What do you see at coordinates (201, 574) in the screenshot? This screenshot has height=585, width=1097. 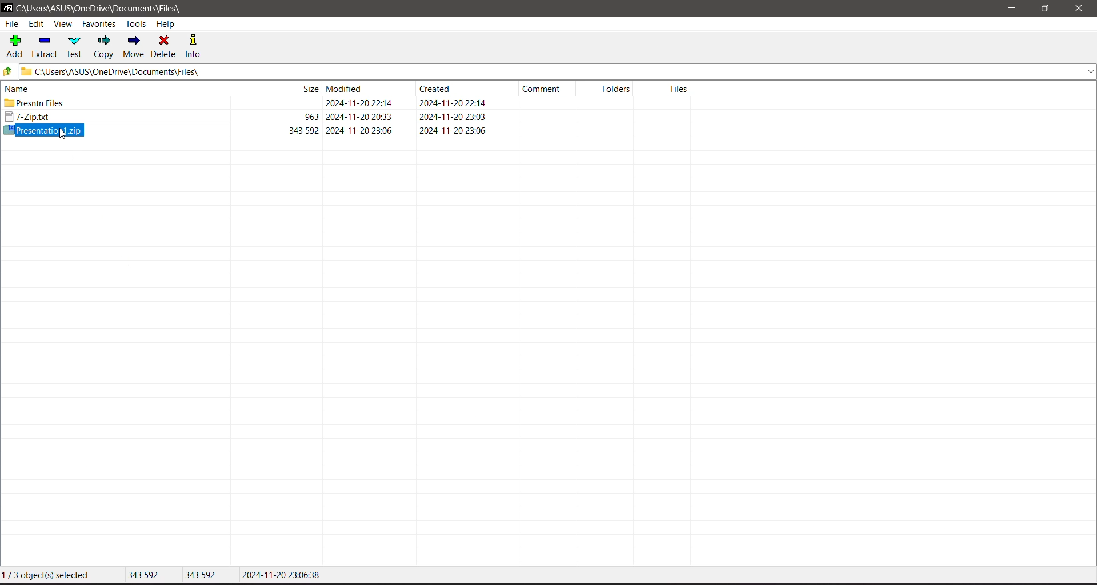 I see `343592` at bounding box center [201, 574].